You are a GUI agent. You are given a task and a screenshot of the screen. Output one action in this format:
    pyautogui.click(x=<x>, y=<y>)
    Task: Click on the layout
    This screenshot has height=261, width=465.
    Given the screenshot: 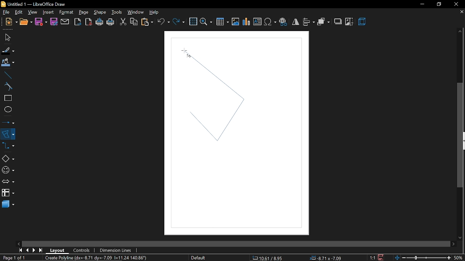 What is the action you would take?
    pyautogui.click(x=57, y=250)
    